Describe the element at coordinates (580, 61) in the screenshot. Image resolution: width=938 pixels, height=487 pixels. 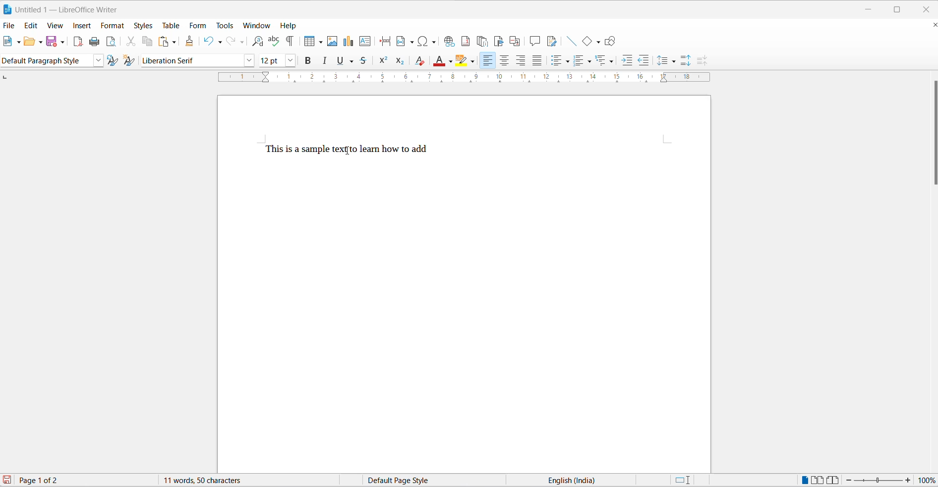
I see `toggle ordered list` at that location.